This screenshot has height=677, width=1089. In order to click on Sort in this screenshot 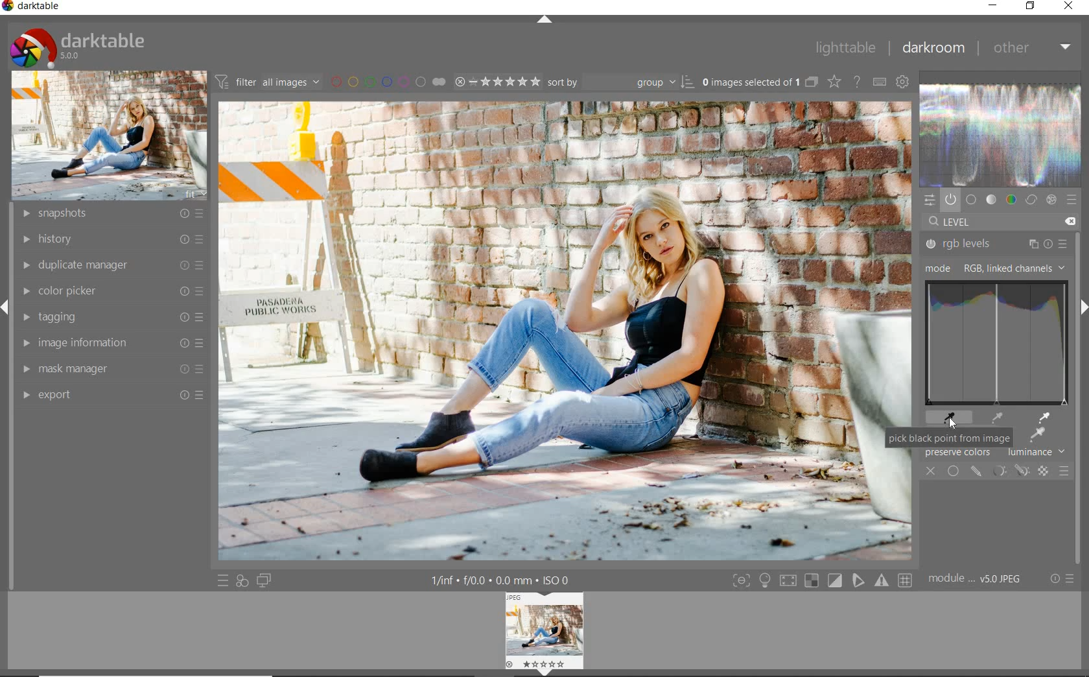, I will do `click(621, 82)`.